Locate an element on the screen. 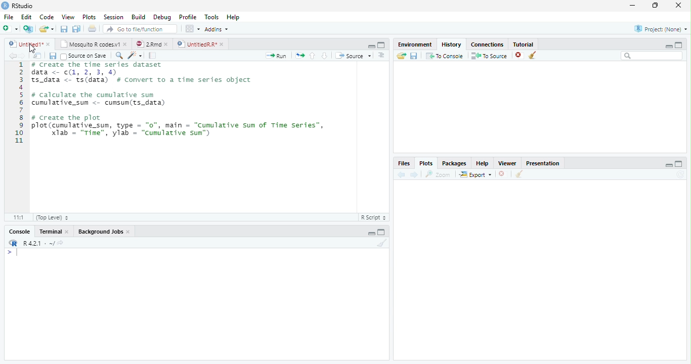 The width and height of the screenshot is (691, 364). Mosquito R codes is located at coordinates (95, 43).